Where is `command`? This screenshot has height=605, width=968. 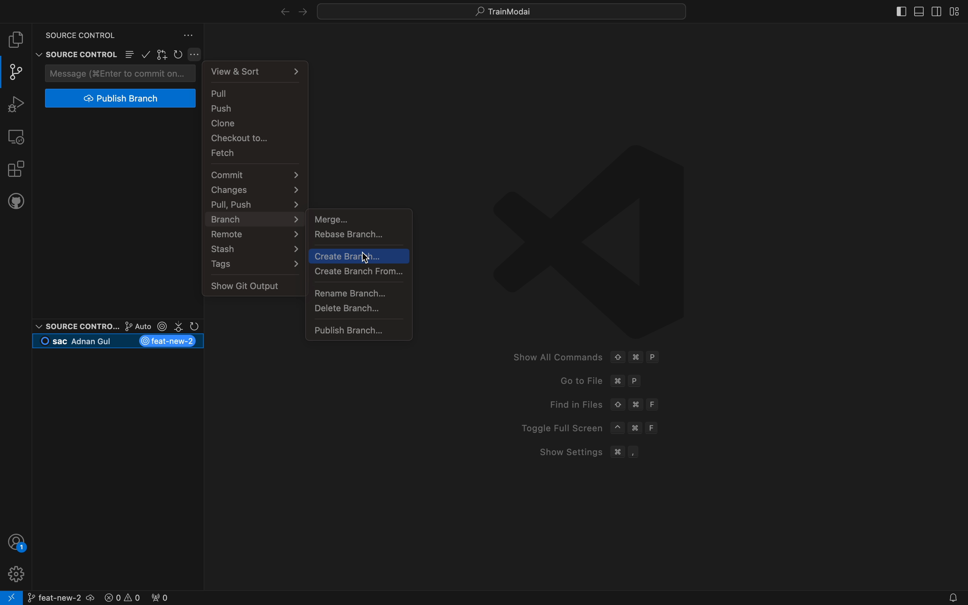
command is located at coordinates (618, 381).